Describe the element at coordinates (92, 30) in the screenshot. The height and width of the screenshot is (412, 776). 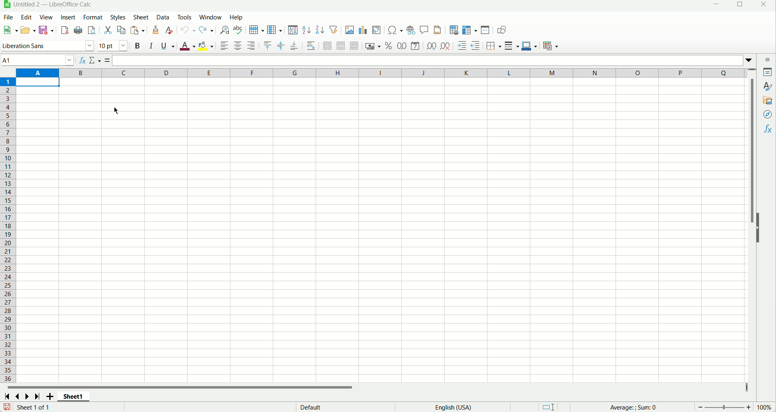
I see `Print preview` at that location.